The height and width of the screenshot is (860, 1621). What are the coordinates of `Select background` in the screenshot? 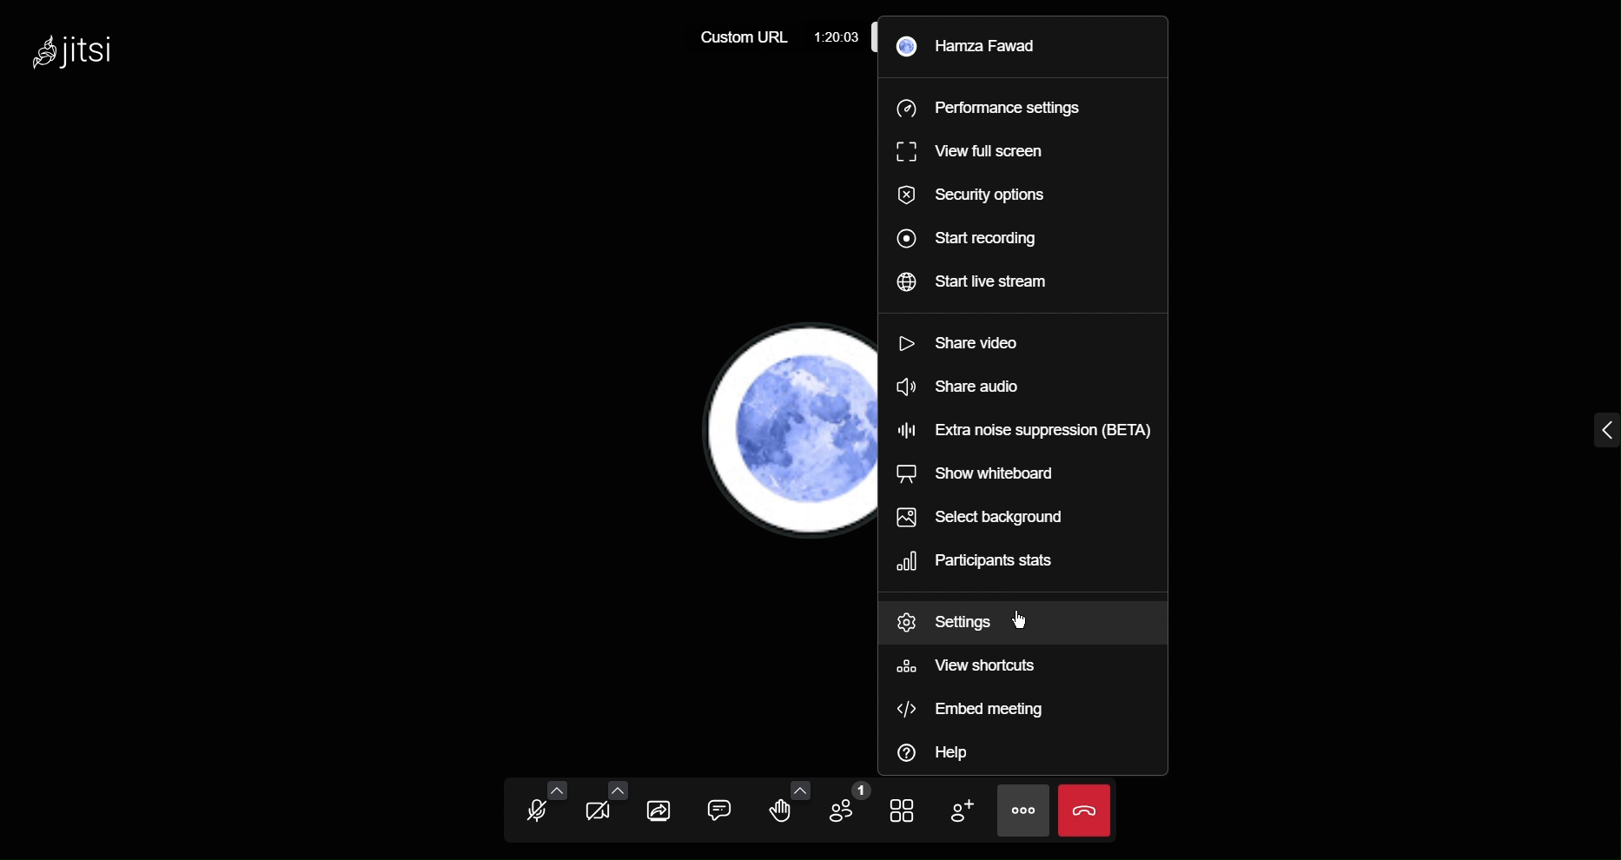 It's located at (980, 517).